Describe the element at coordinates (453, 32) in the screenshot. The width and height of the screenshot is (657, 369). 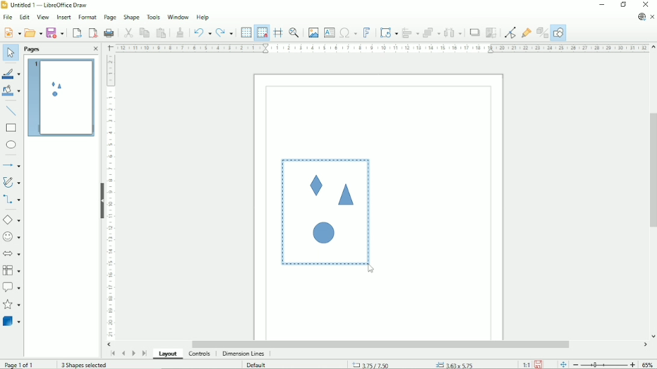
I see `Distribute` at that location.